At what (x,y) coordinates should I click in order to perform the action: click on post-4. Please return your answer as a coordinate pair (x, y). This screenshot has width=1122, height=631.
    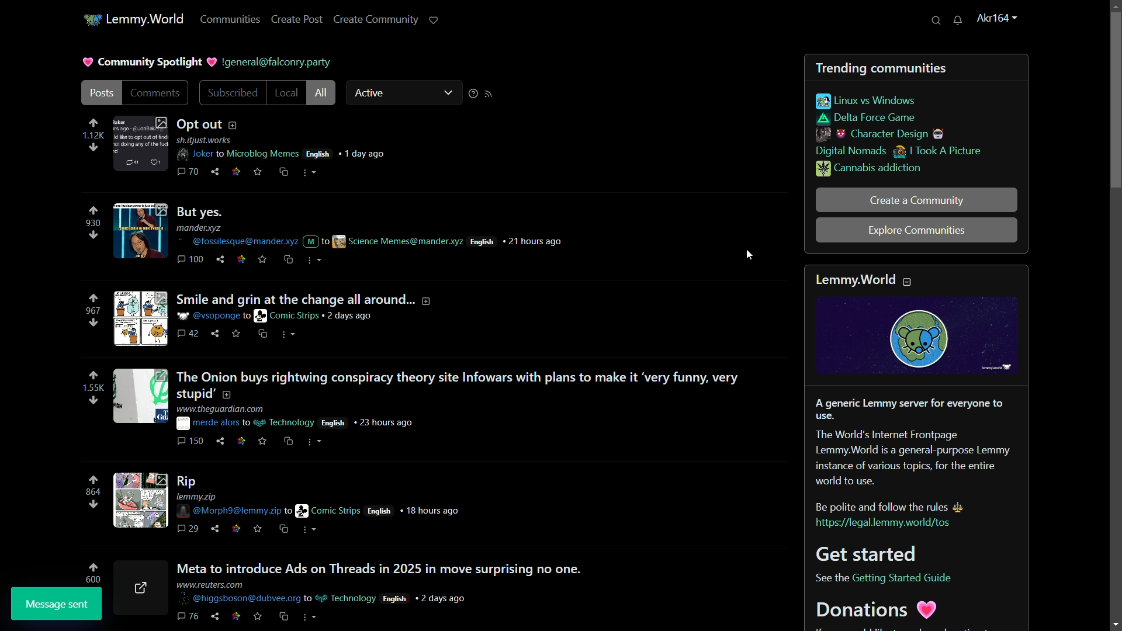
    Looking at the image, I should click on (459, 384).